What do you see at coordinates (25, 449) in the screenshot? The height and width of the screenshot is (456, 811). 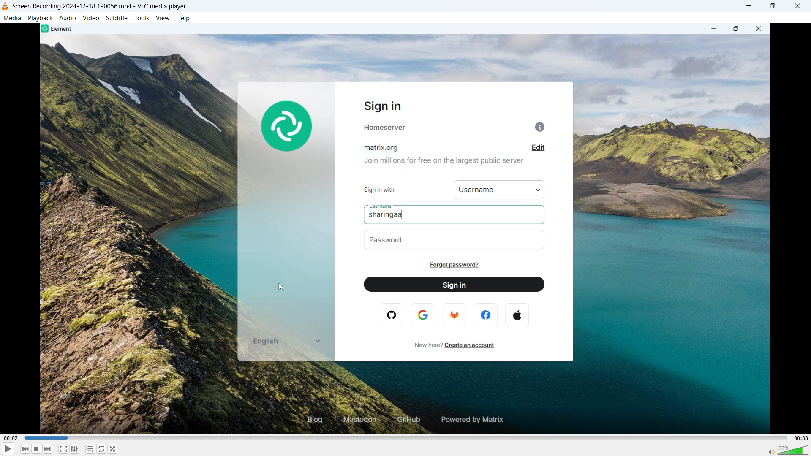 I see `Backward` at bounding box center [25, 449].